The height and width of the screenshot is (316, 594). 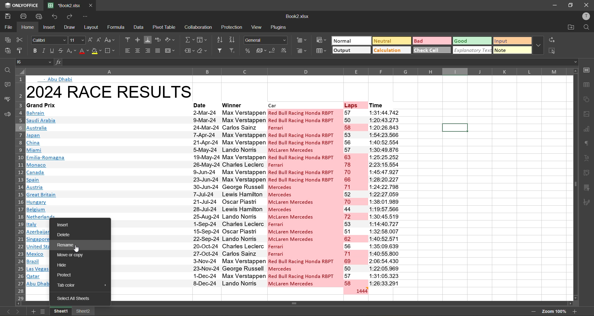 What do you see at coordinates (512, 50) in the screenshot?
I see `note` at bounding box center [512, 50].